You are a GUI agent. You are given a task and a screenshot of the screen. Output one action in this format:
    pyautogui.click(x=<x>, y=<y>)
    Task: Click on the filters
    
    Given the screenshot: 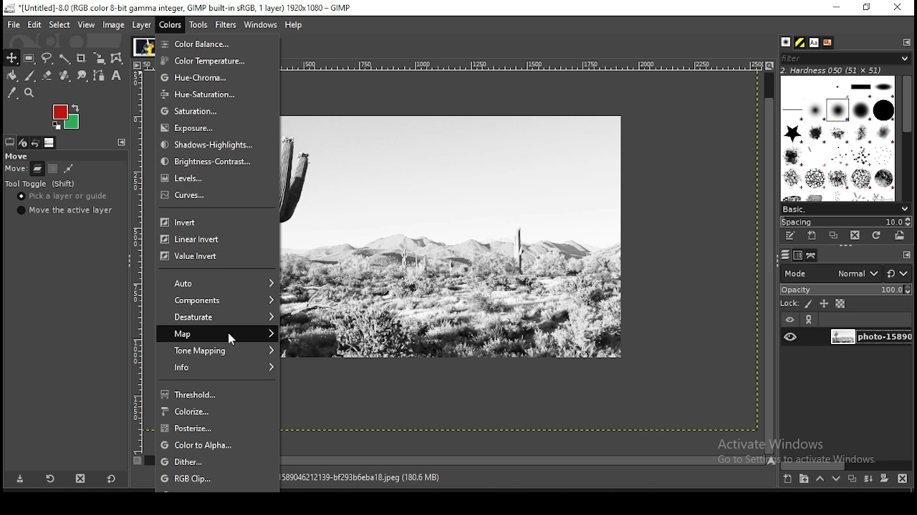 What is the action you would take?
    pyautogui.click(x=226, y=26)
    